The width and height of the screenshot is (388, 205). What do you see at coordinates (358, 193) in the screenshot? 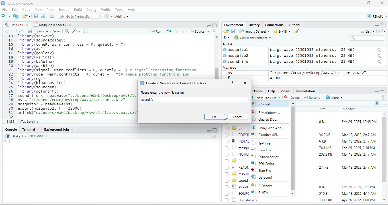
I see `Mar 18, 2022, 4:11 AM` at bounding box center [358, 193].